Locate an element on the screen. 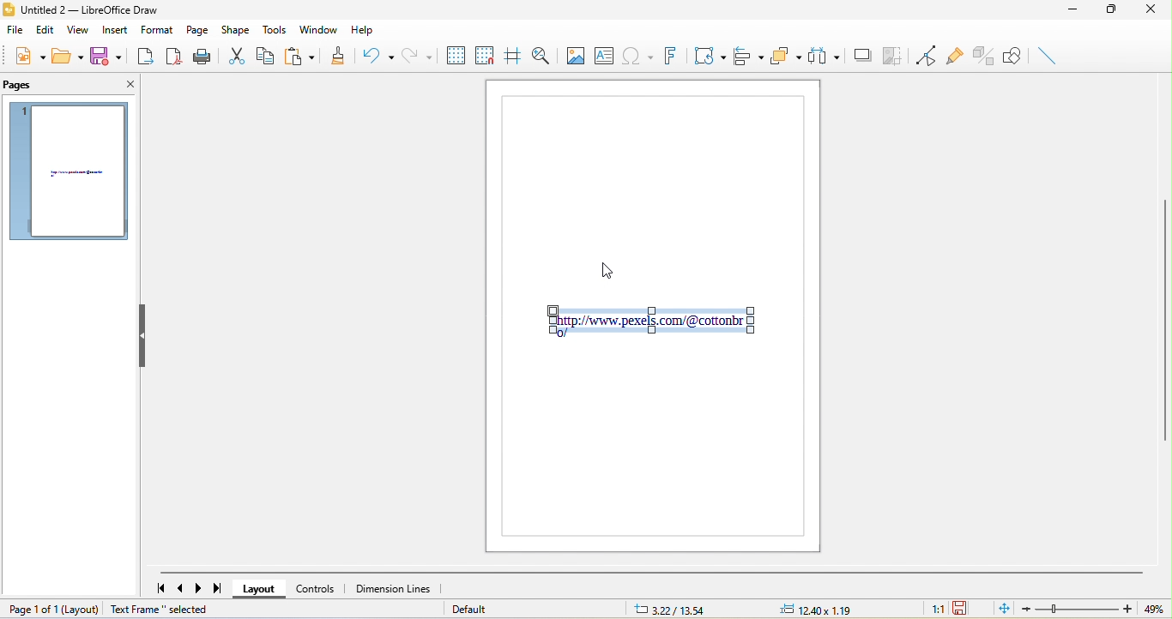  zoom and pan is located at coordinates (541, 53).